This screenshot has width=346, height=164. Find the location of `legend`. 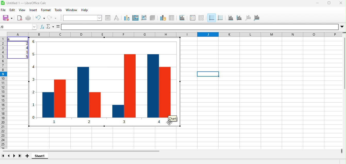

legend is located at coordinates (201, 18).